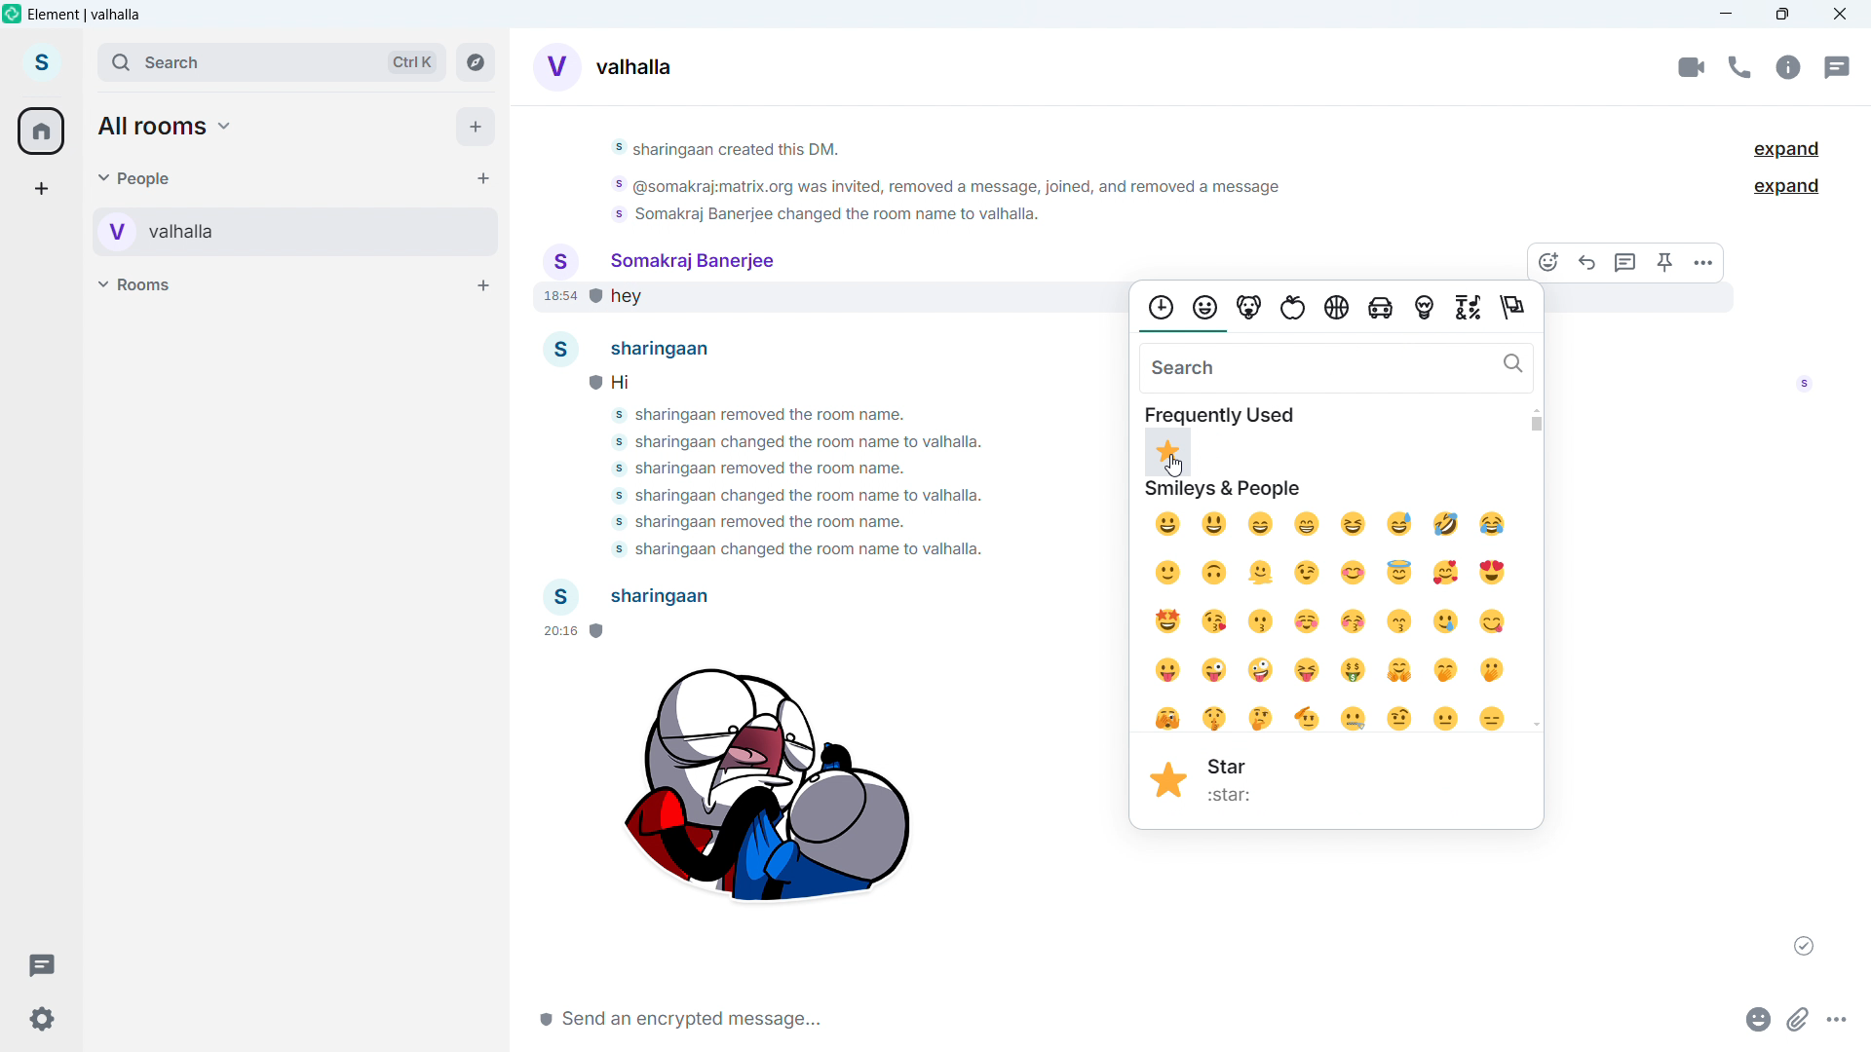 The width and height of the screenshot is (1871, 1052). What do you see at coordinates (1405, 621) in the screenshot?
I see `kissing face with smiling eyes` at bounding box center [1405, 621].